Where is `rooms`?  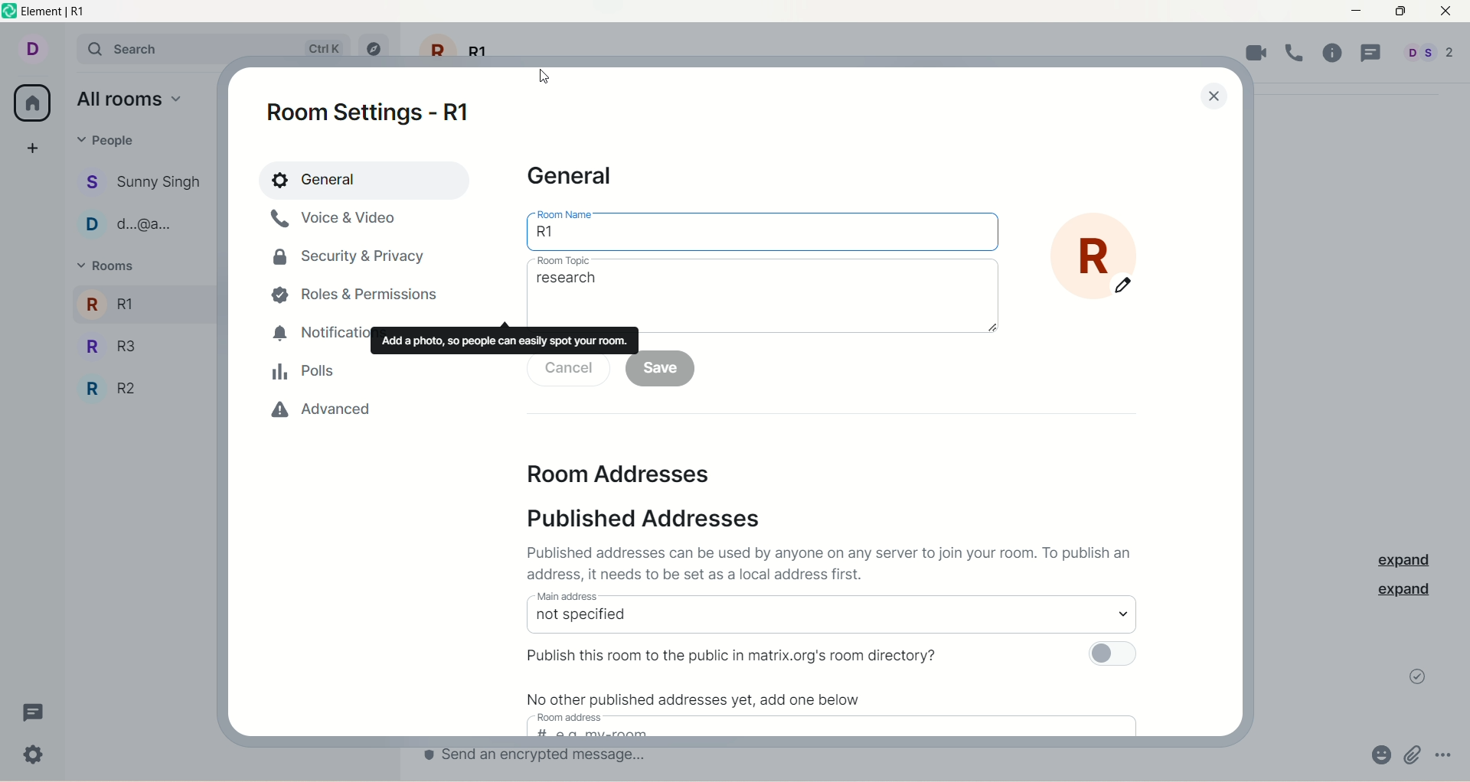
rooms is located at coordinates (111, 265).